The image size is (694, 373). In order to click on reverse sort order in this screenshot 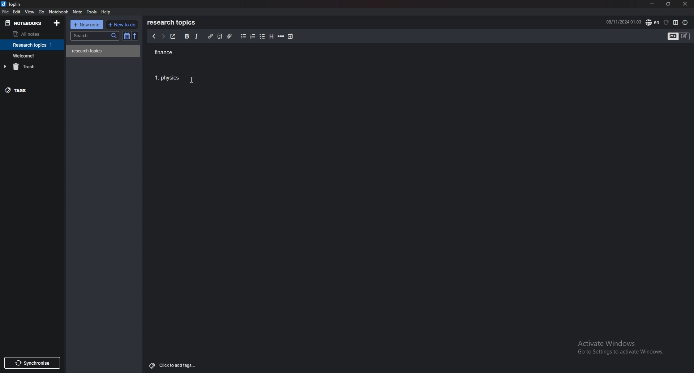, I will do `click(134, 36)`.